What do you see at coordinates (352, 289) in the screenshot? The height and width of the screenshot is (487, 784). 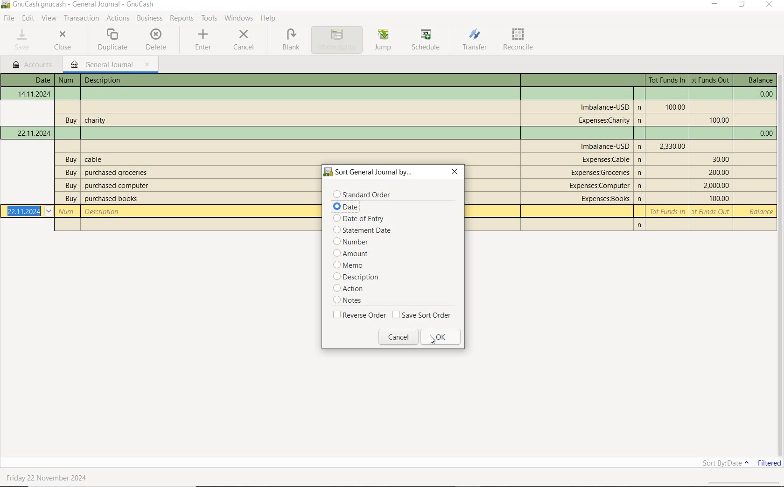 I see `action` at bounding box center [352, 289].